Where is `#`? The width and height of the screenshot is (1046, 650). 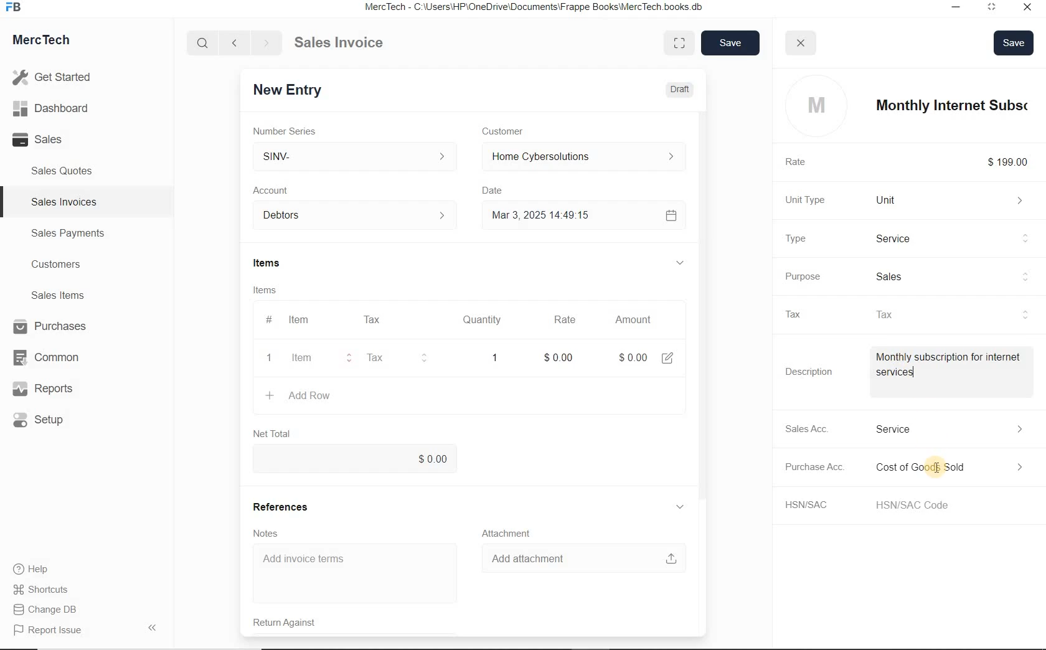
# is located at coordinates (404, 319).